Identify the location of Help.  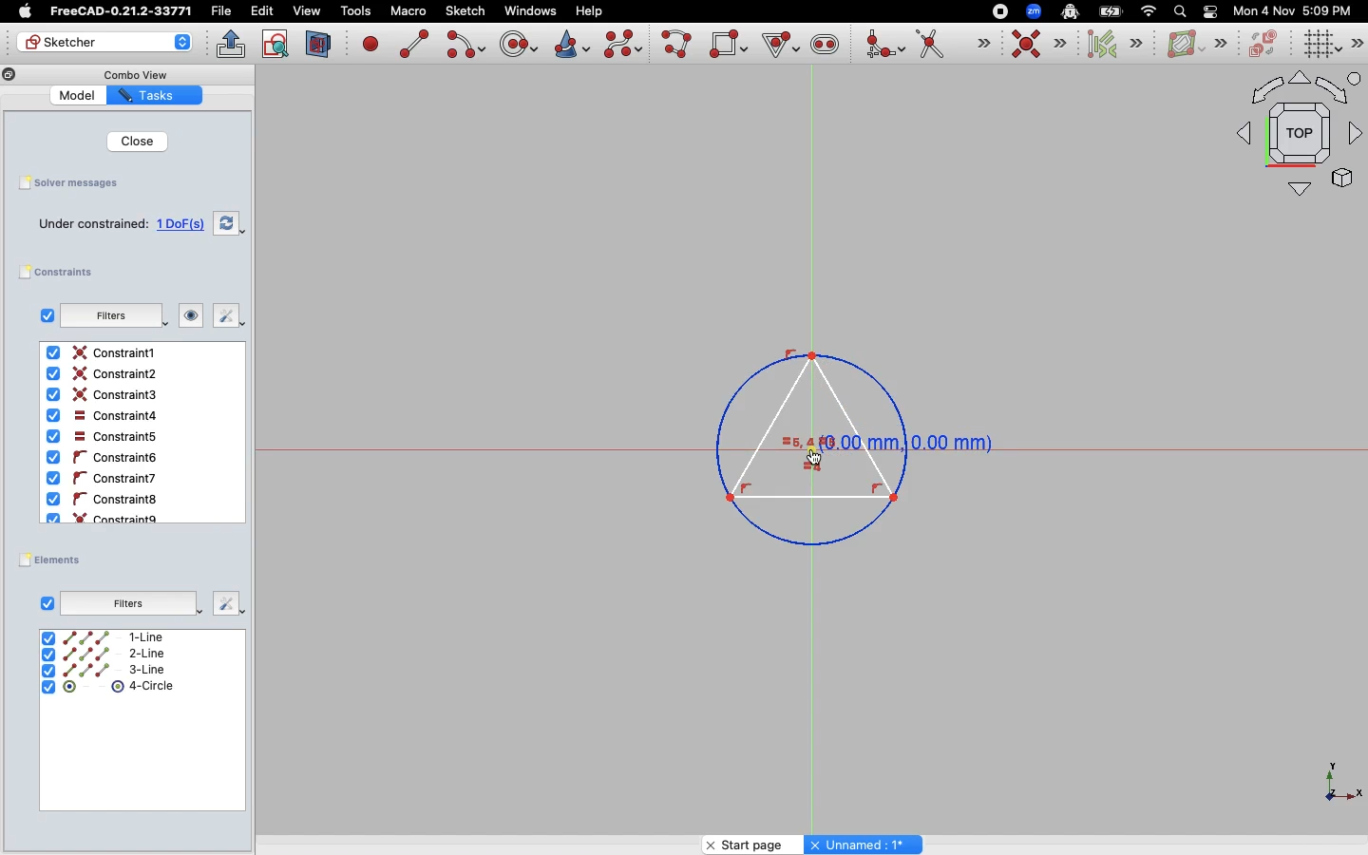
(590, 9).